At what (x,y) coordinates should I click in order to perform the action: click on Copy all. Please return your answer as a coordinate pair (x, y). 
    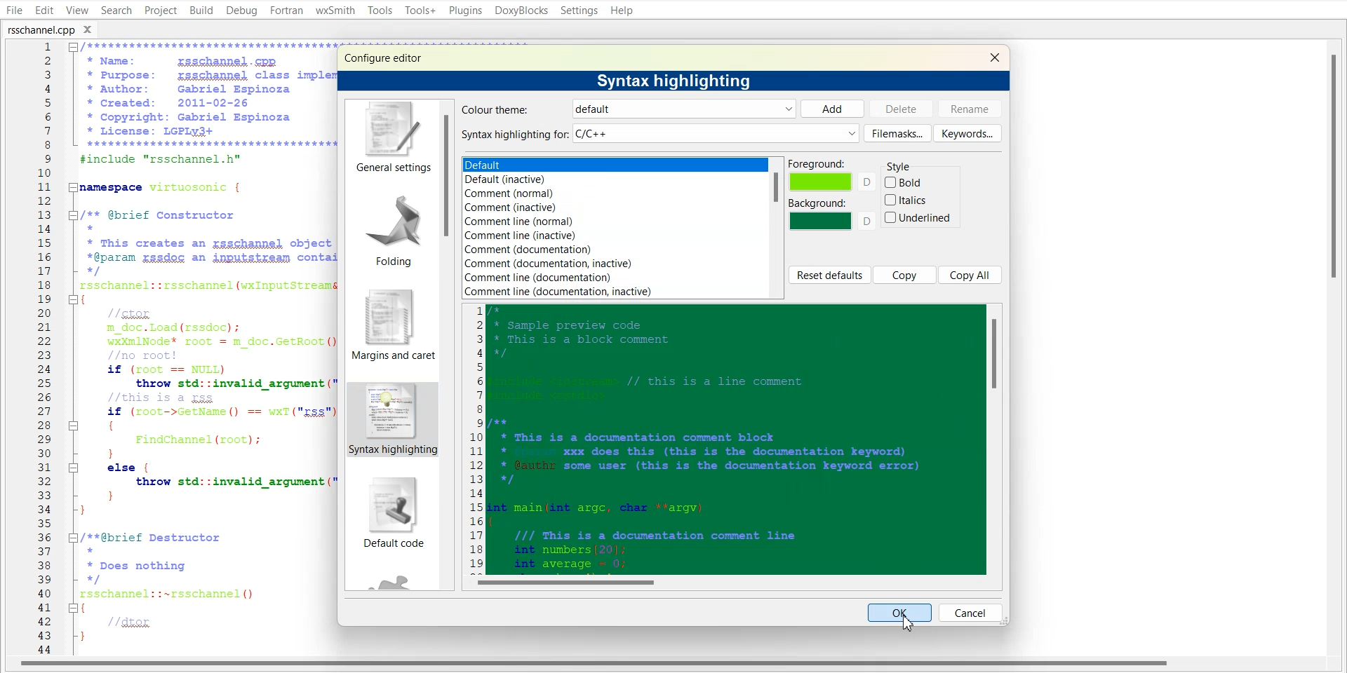
    Looking at the image, I should click on (971, 274).